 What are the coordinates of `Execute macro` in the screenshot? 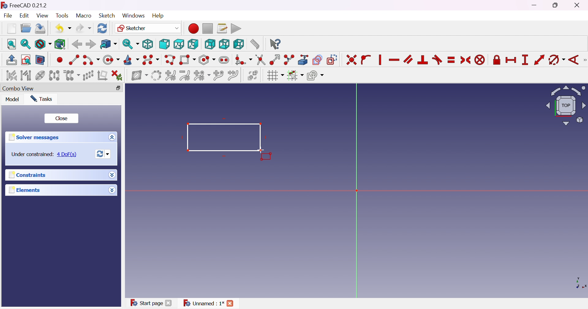 It's located at (236, 28).